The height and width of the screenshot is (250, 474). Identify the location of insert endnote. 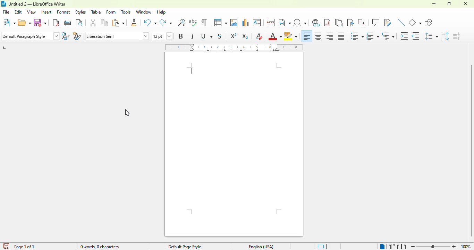
(339, 23).